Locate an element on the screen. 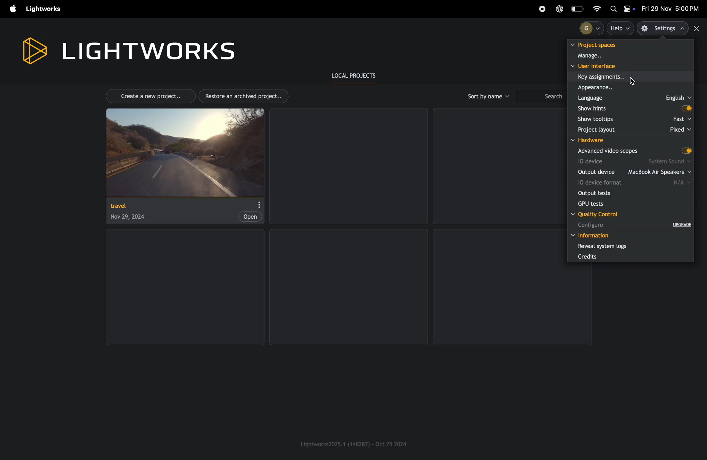 Image resolution: width=707 pixels, height=460 pixels. project layout is located at coordinates (594, 130).